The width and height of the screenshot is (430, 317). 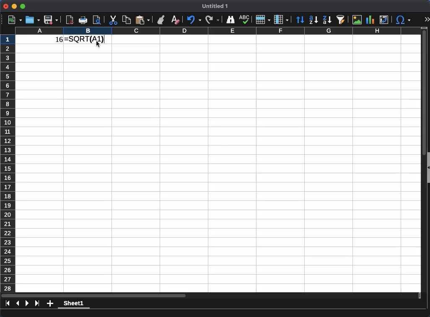 What do you see at coordinates (12, 20) in the screenshot?
I see `new` at bounding box center [12, 20].